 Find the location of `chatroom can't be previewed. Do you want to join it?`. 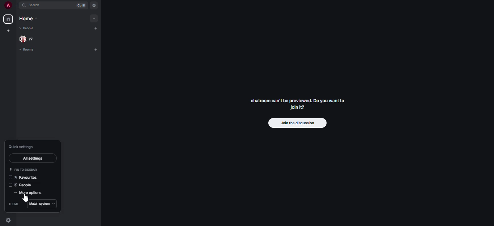

chatroom can't be previewed. Do you want to join it? is located at coordinates (295, 103).